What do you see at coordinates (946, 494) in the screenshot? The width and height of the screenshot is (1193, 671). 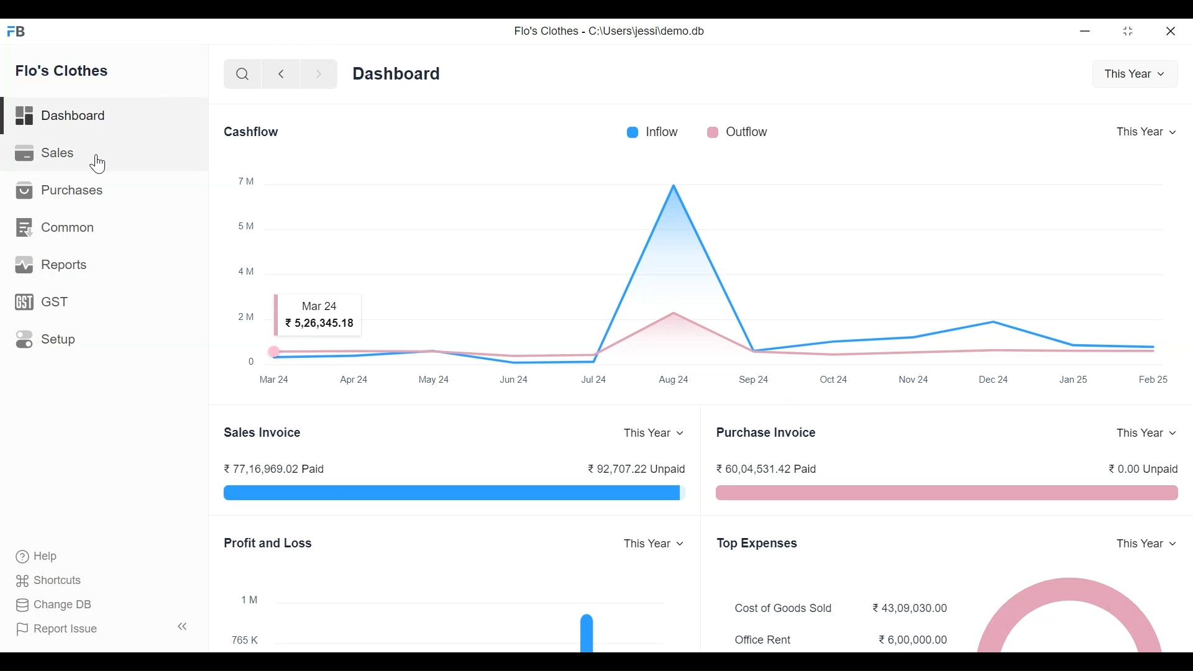 I see `line bar of the Purchase Invoice of the paid and unpaid of the year` at bounding box center [946, 494].